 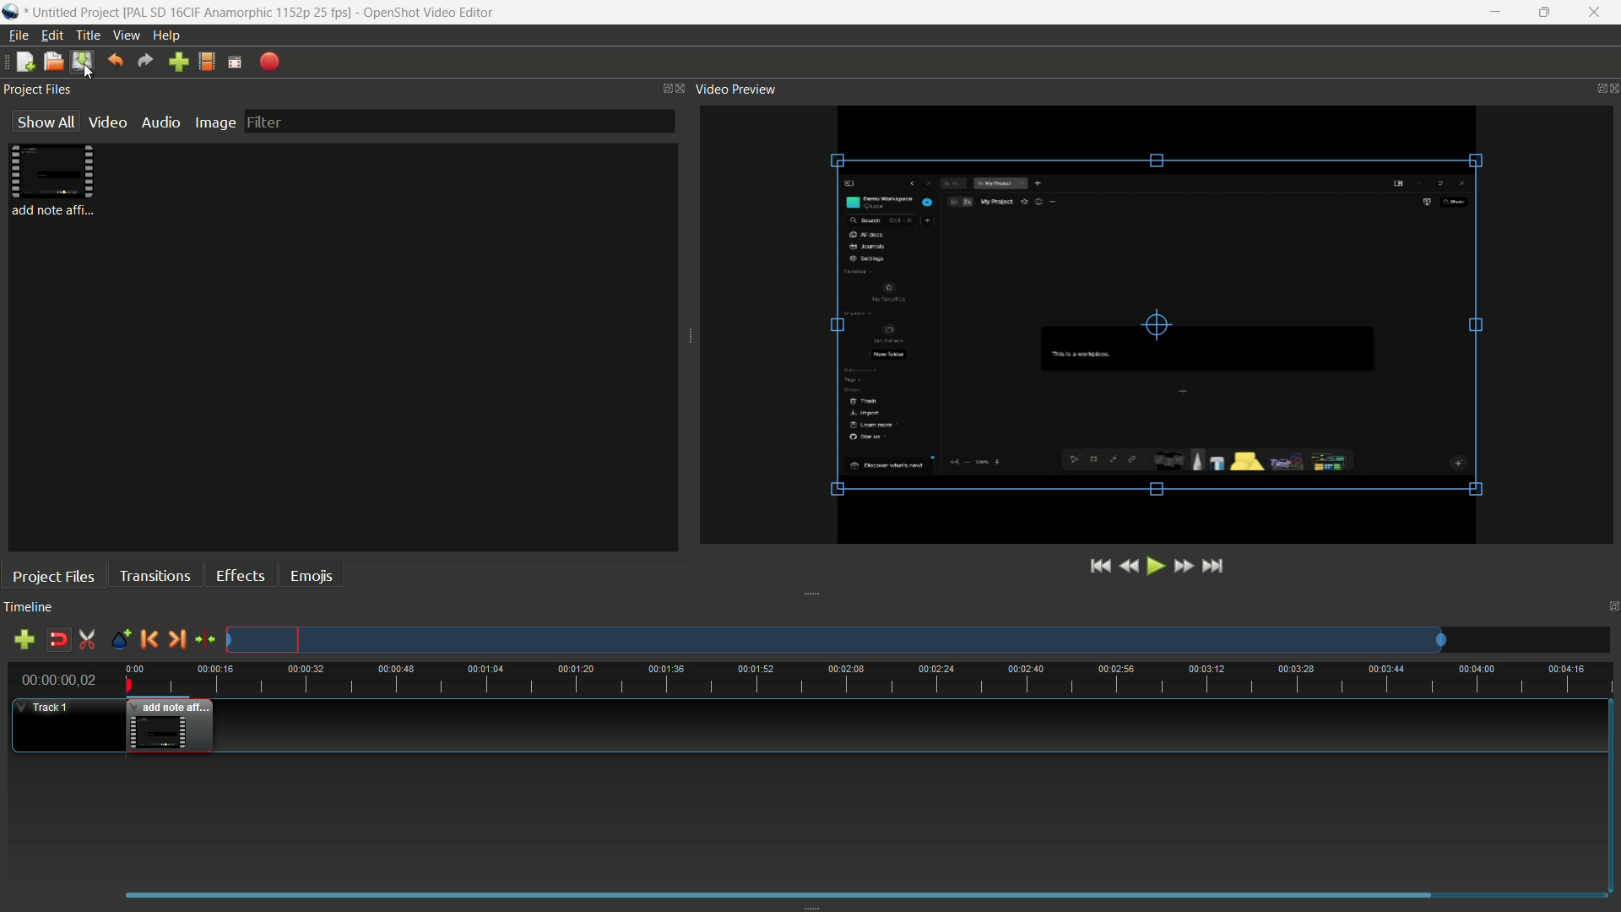 I want to click on import file, so click(x=178, y=62).